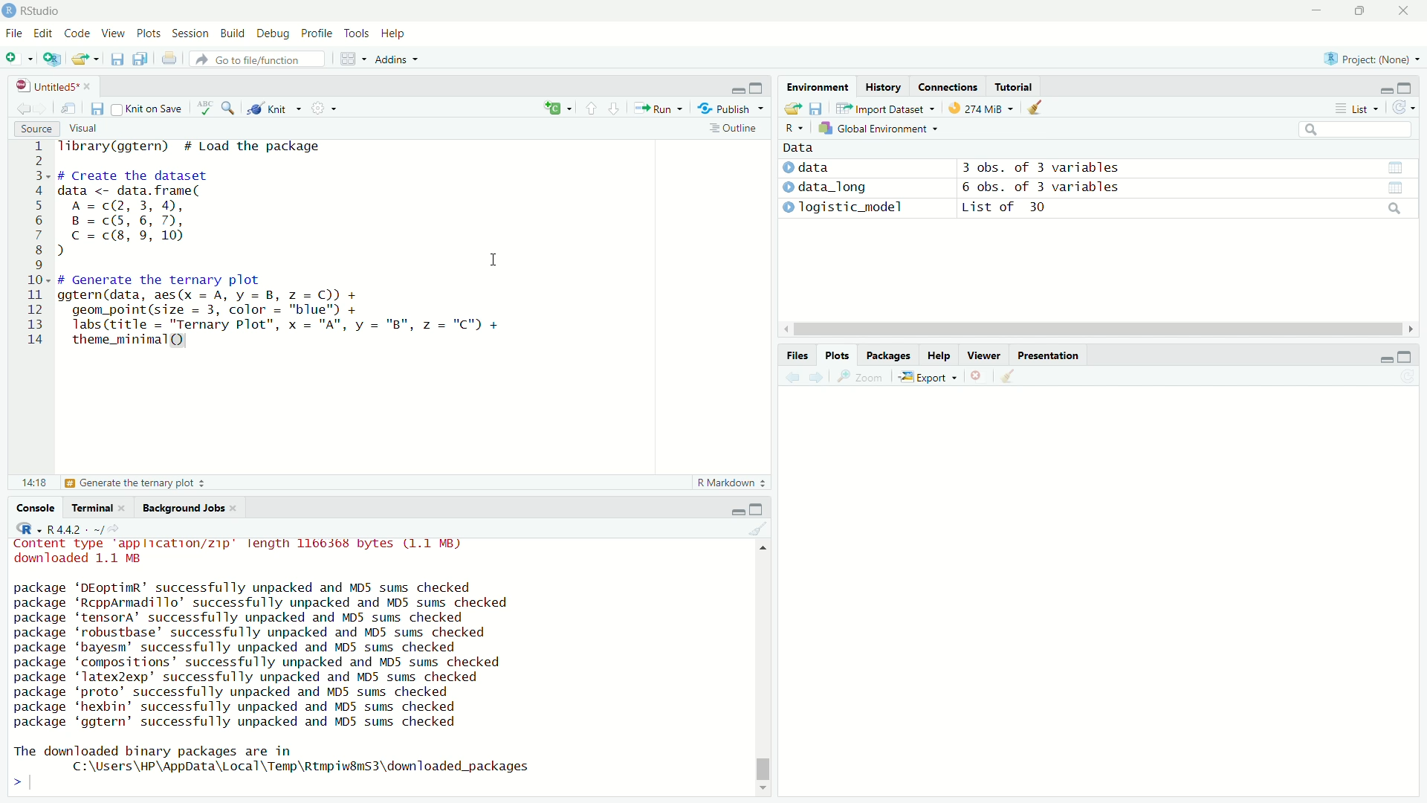  I want to click on cursor, so click(1087, 330).